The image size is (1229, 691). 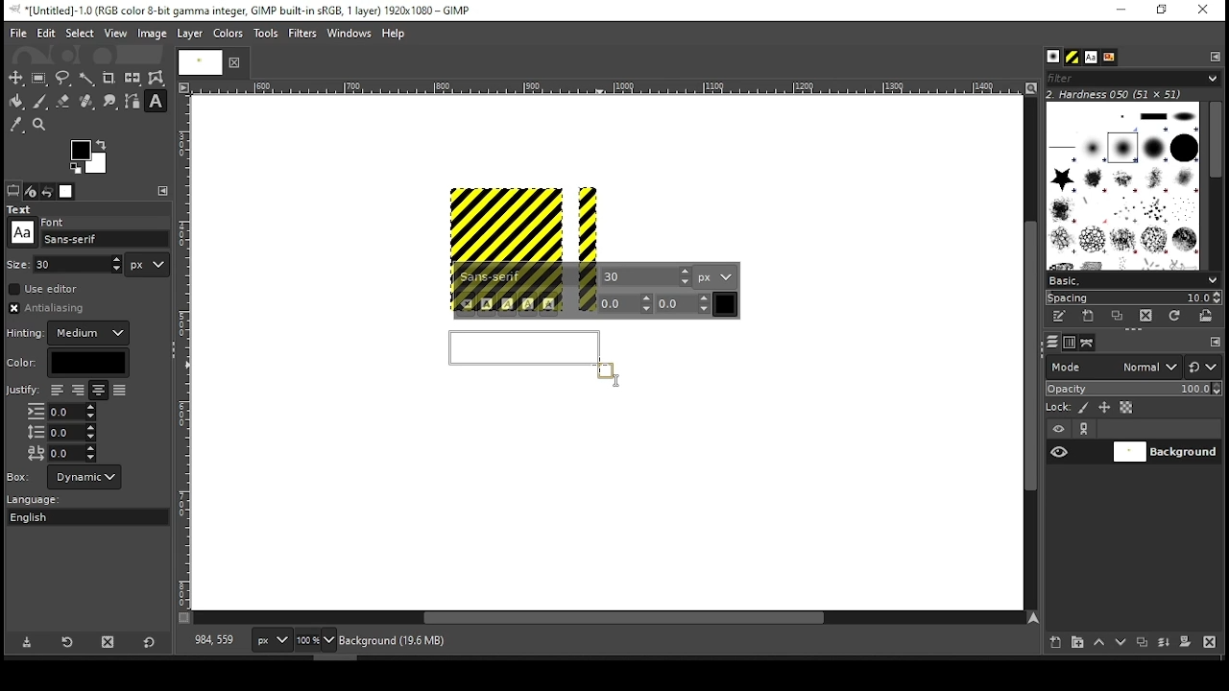 I want to click on , so click(x=618, y=383).